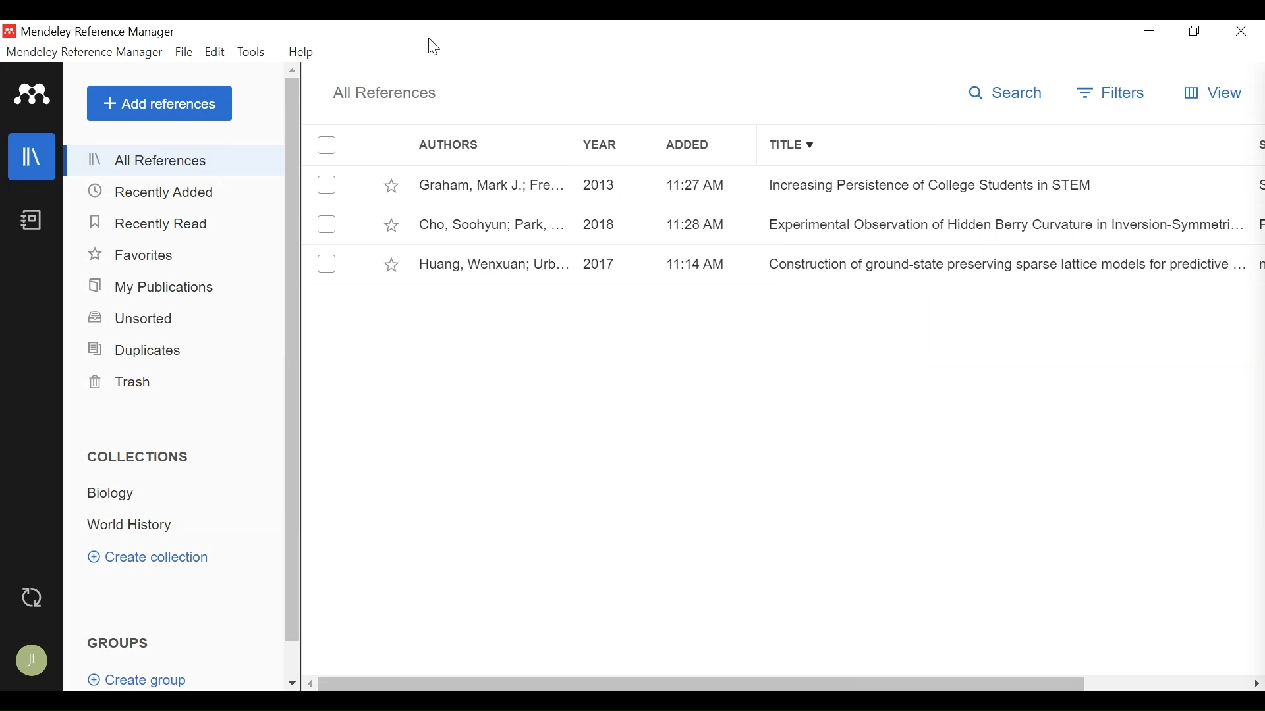  Describe the element at coordinates (33, 93) in the screenshot. I see `Mendeley Logo` at that location.